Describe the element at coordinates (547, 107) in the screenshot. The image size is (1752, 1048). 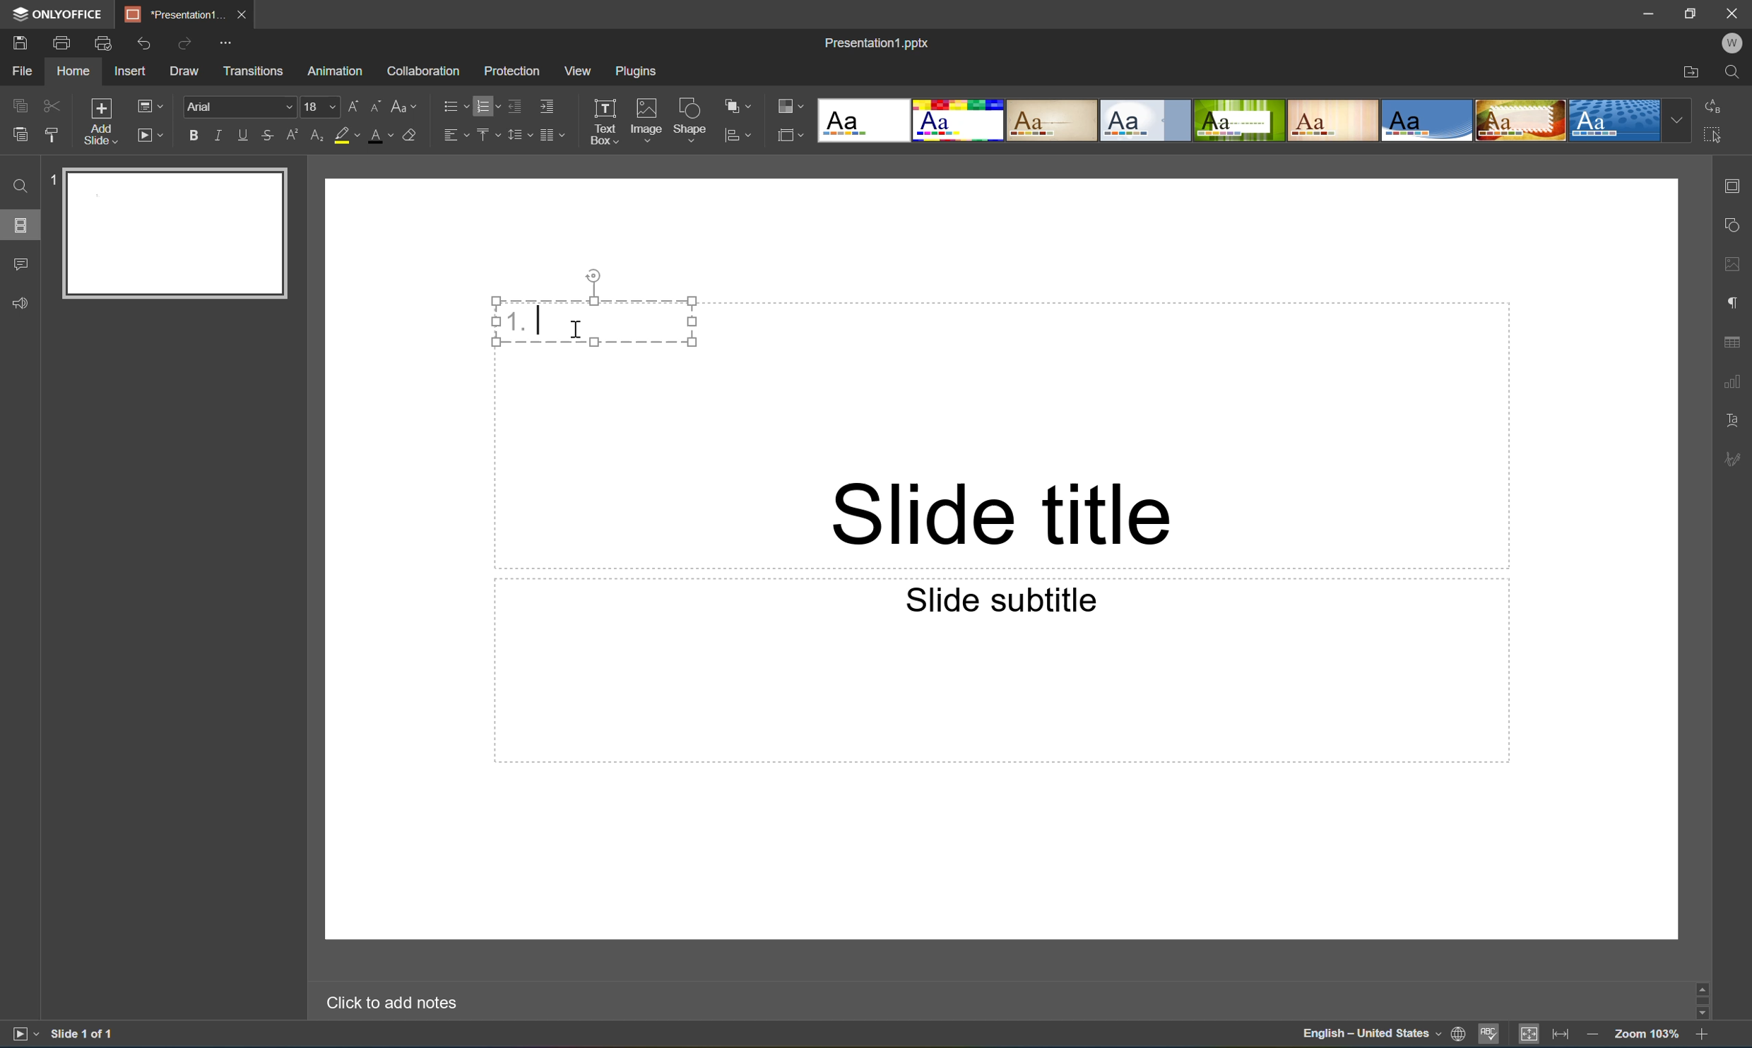
I see `Increase indent` at that location.